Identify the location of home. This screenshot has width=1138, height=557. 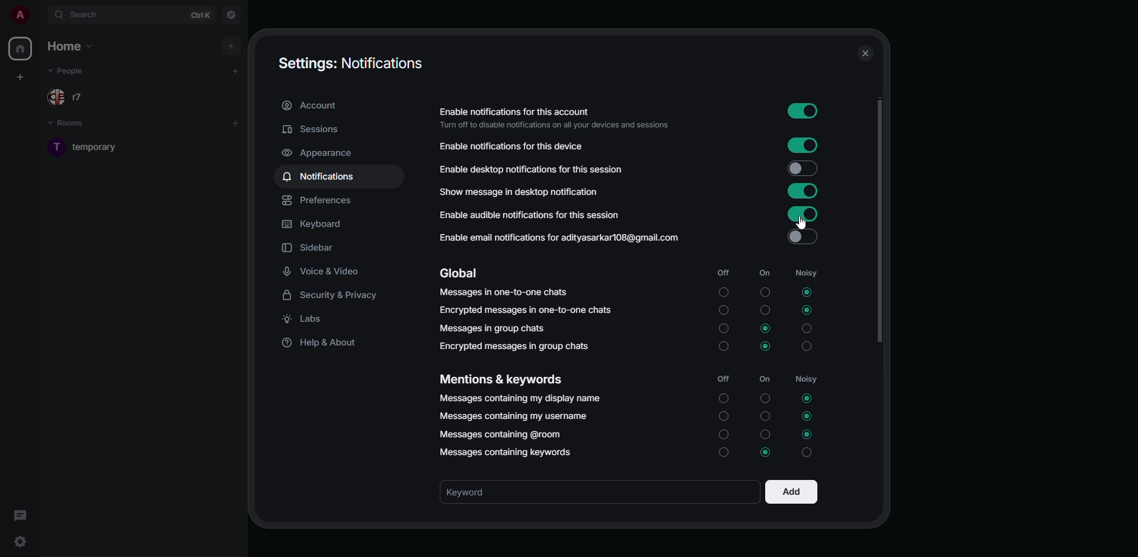
(70, 46).